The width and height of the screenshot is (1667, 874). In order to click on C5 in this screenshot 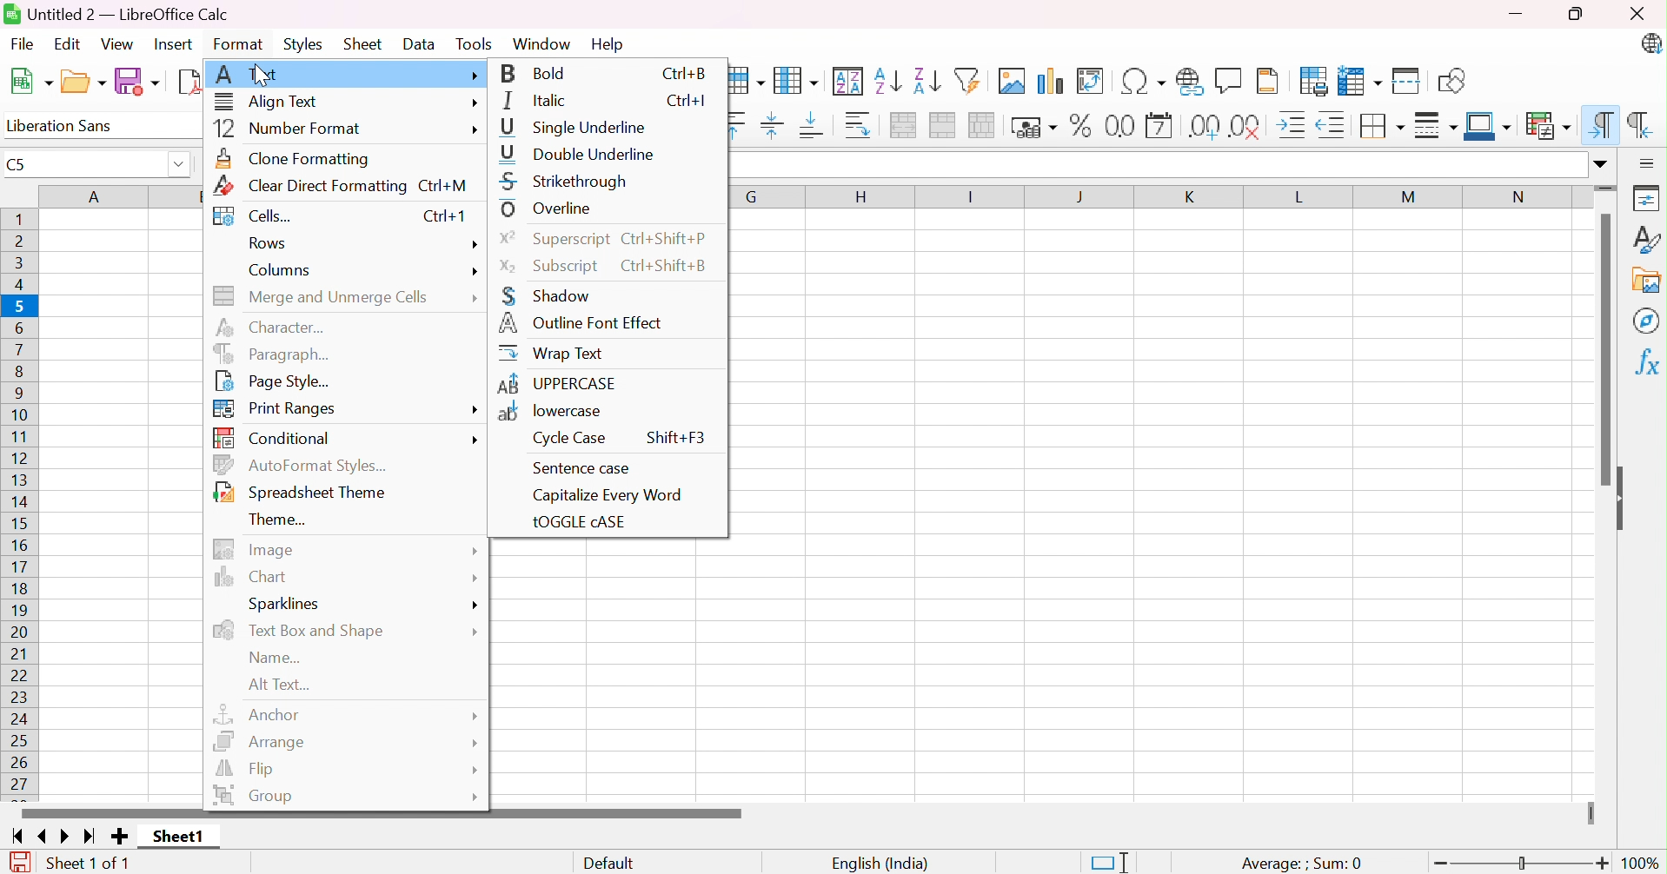, I will do `click(18, 165)`.